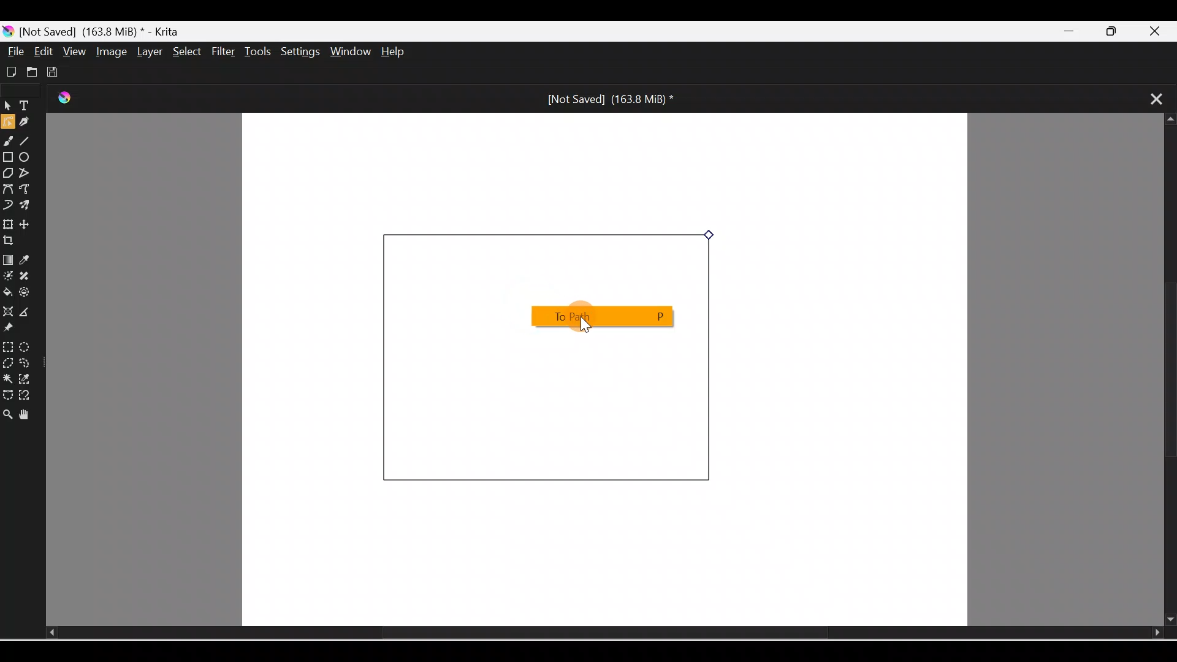 The image size is (1177, 662). I want to click on Multibrush tool, so click(27, 207).